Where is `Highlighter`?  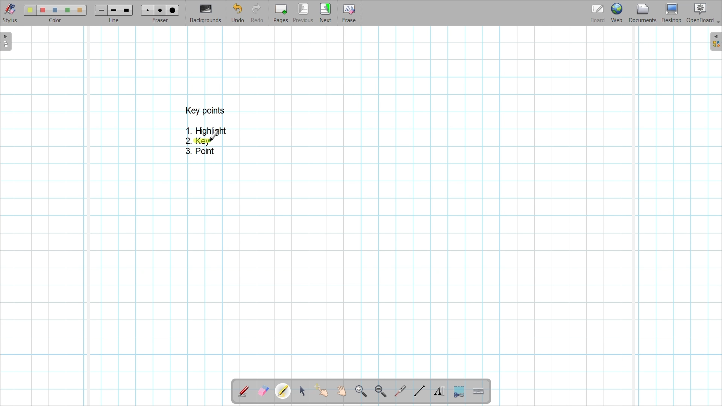
Highlighter is located at coordinates (283, 391).